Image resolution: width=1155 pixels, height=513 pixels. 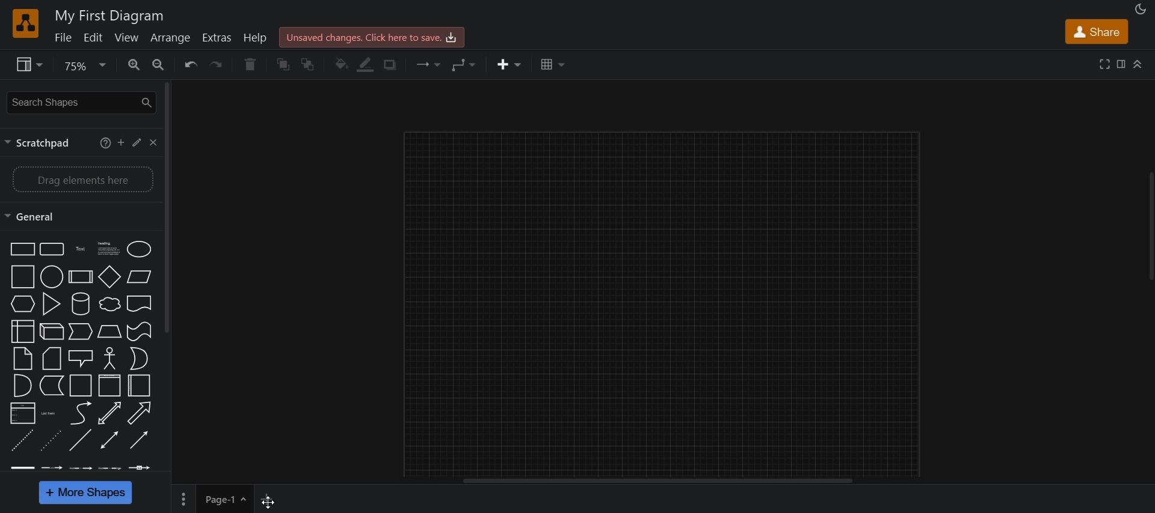 What do you see at coordinates (103, 144) in the screenshot?
I see `help` at bounding box center [103, 144].